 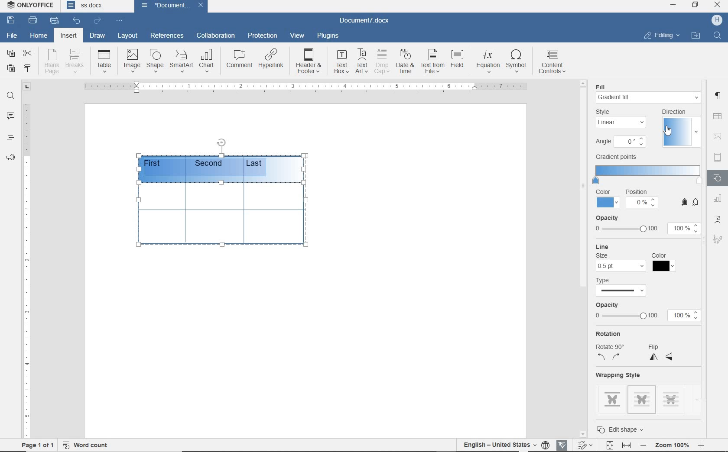 What do you see at coordinates (638, 191) in the screenshot?
I see `position` at bounding box center [638, 191].